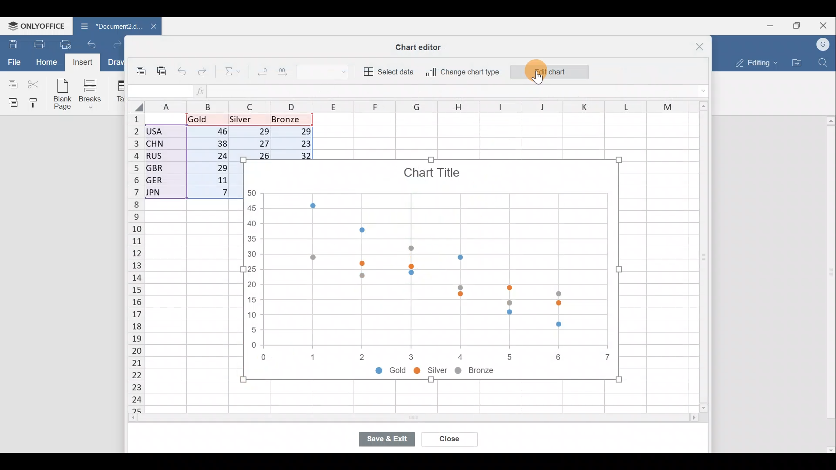 The image size is (836, 470). Describe the element at coordinates (45, 62) in the screenshot. I see `Home` at that location.